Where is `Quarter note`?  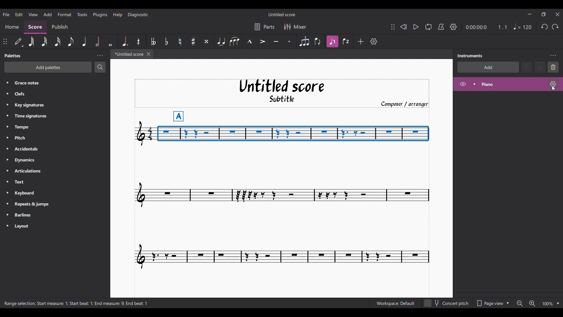
Quarter note is located at coordinates (84, 41).